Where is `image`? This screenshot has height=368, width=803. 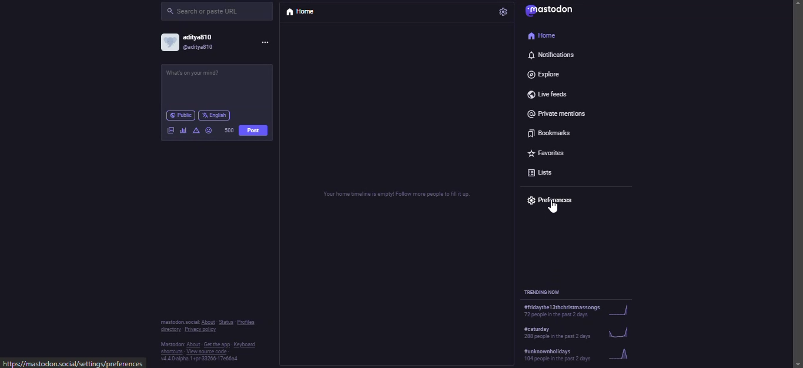
image is located at coordinates (172, 131).